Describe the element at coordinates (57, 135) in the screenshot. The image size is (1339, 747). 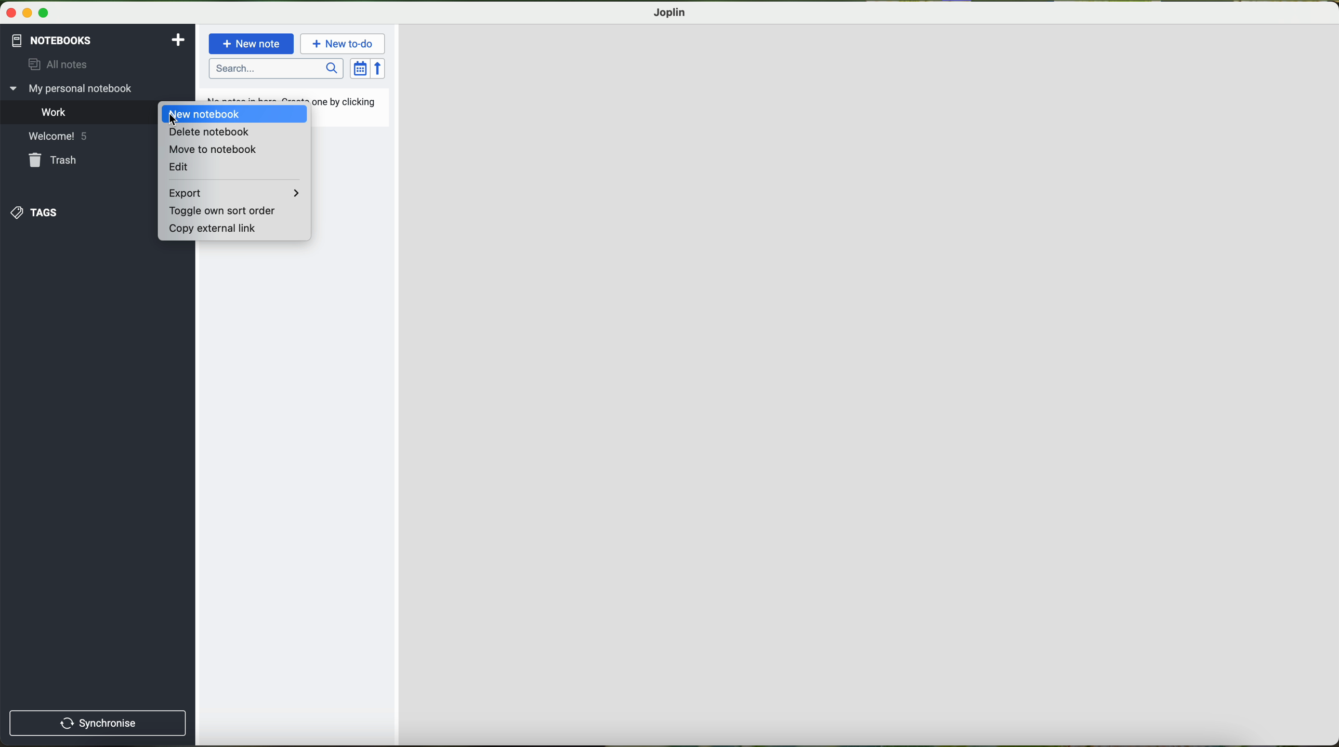
I see `welcome! 5` at that location.